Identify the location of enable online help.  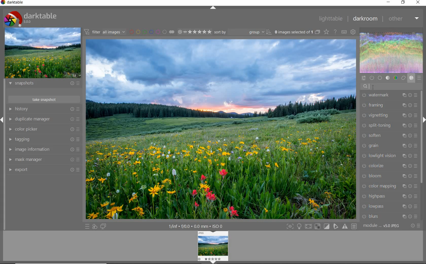
(335, 32).